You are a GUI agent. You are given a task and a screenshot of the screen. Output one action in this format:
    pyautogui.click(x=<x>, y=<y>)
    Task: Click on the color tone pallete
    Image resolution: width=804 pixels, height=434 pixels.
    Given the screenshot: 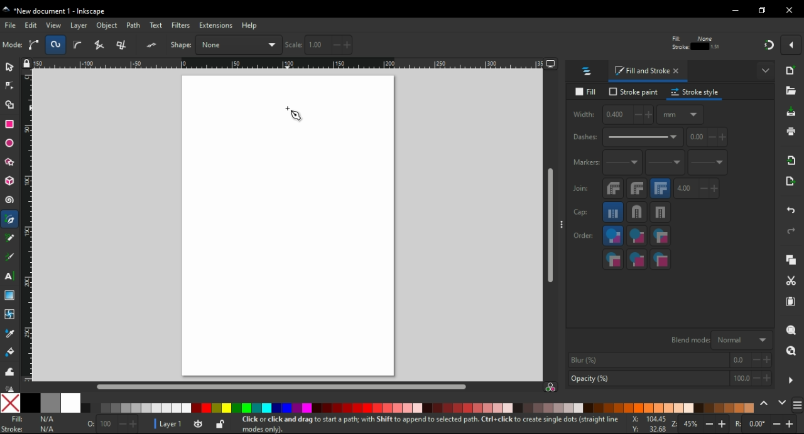 What is the action you would take?
    pyautogui.click(x=478, y=408)
    